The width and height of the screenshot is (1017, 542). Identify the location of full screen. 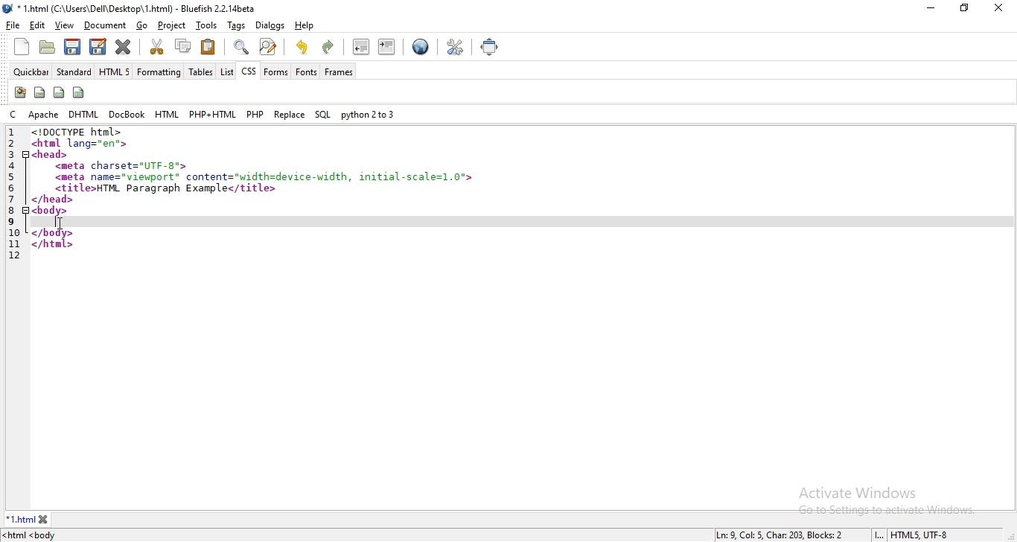
(491, 45).